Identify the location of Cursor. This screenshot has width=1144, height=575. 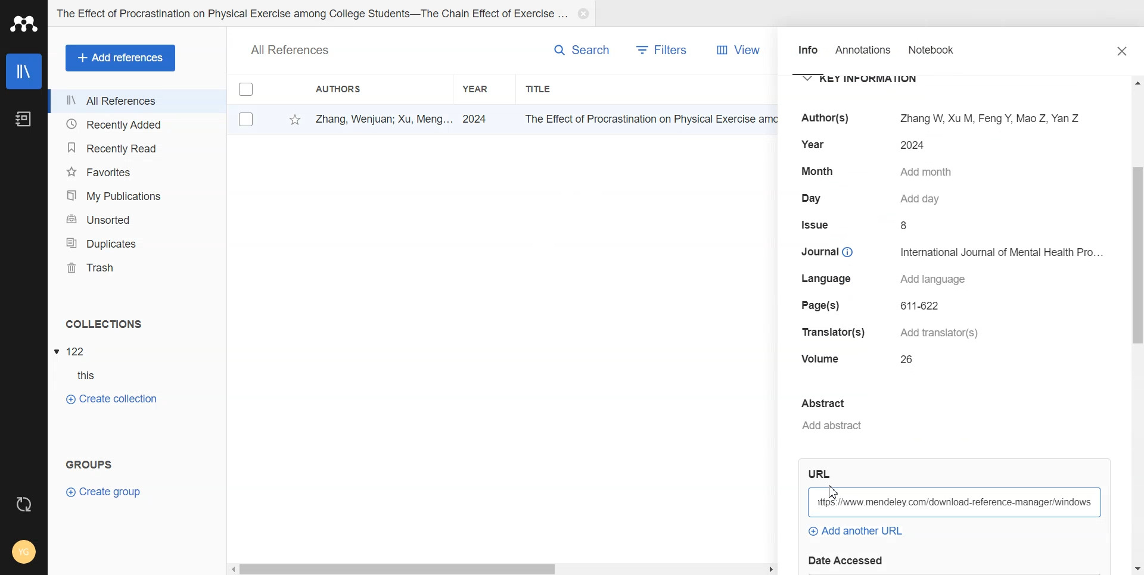
(834, 493).